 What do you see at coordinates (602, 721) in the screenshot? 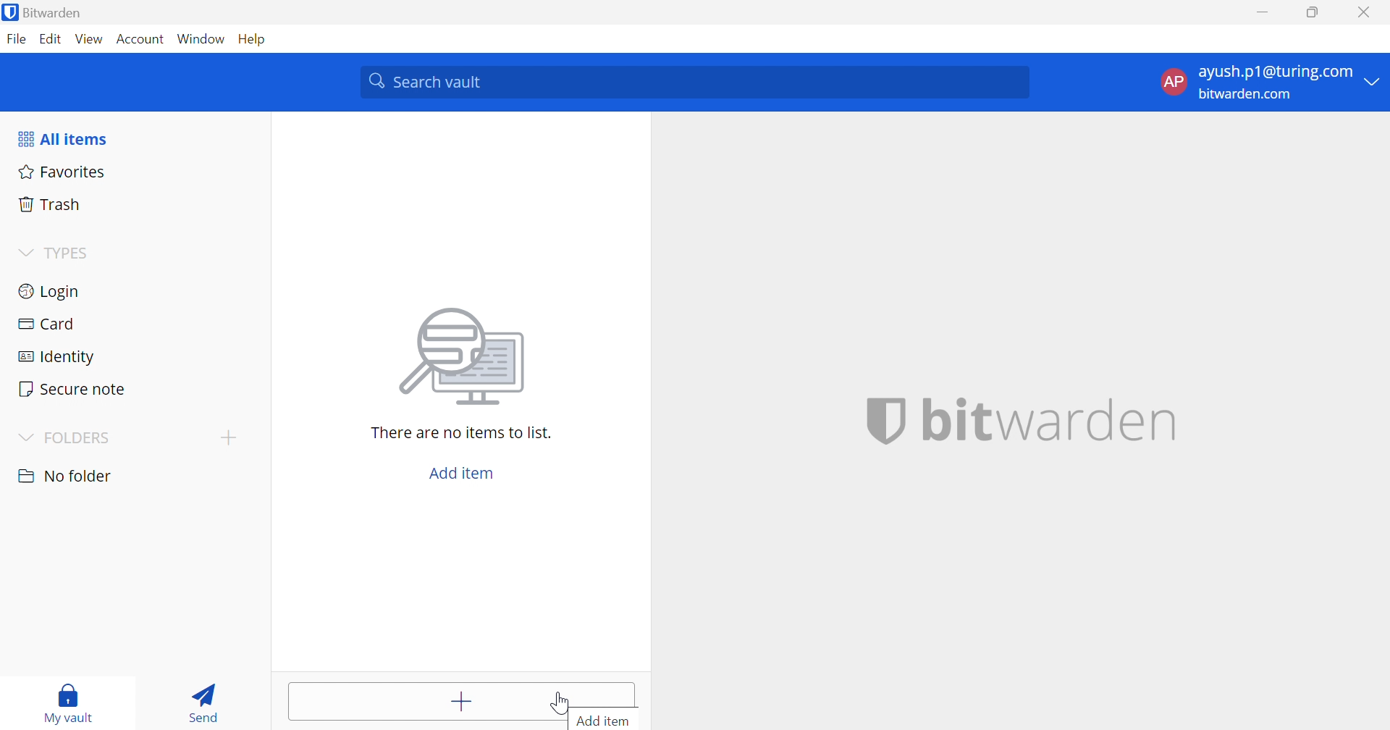
I see `Add item` at bounding box center [602, 721].